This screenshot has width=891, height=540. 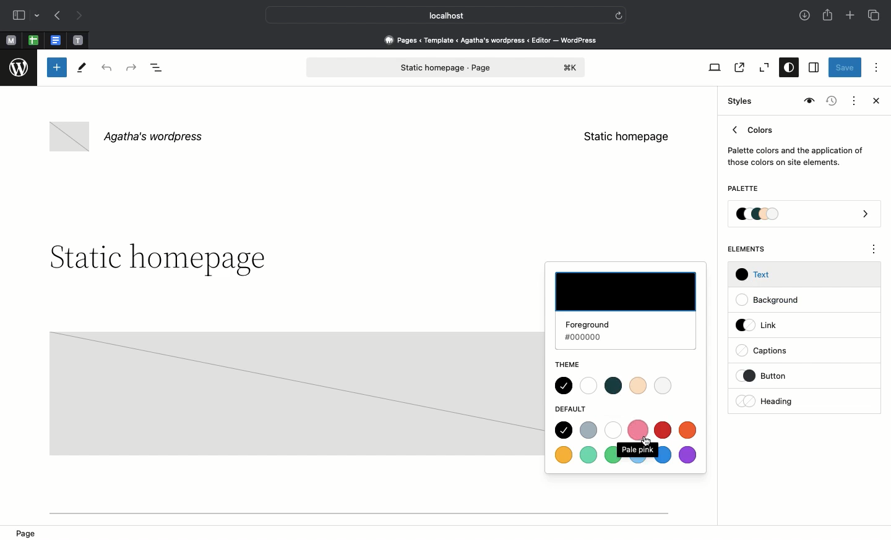 What do you see at coordinates (57, 67) in the screenshot?
I see `Toggle blocker` at bounding box center [57, 67].